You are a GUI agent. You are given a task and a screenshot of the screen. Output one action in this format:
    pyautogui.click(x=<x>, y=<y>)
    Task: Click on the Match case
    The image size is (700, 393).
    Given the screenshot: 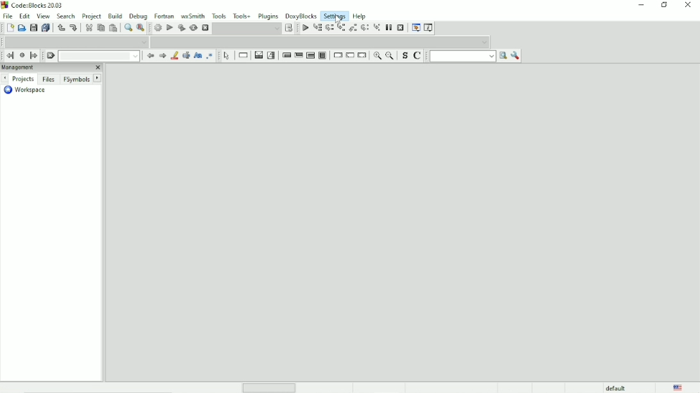 What is the action you would take?
    pyautogui.click(x=197, y=56)
    